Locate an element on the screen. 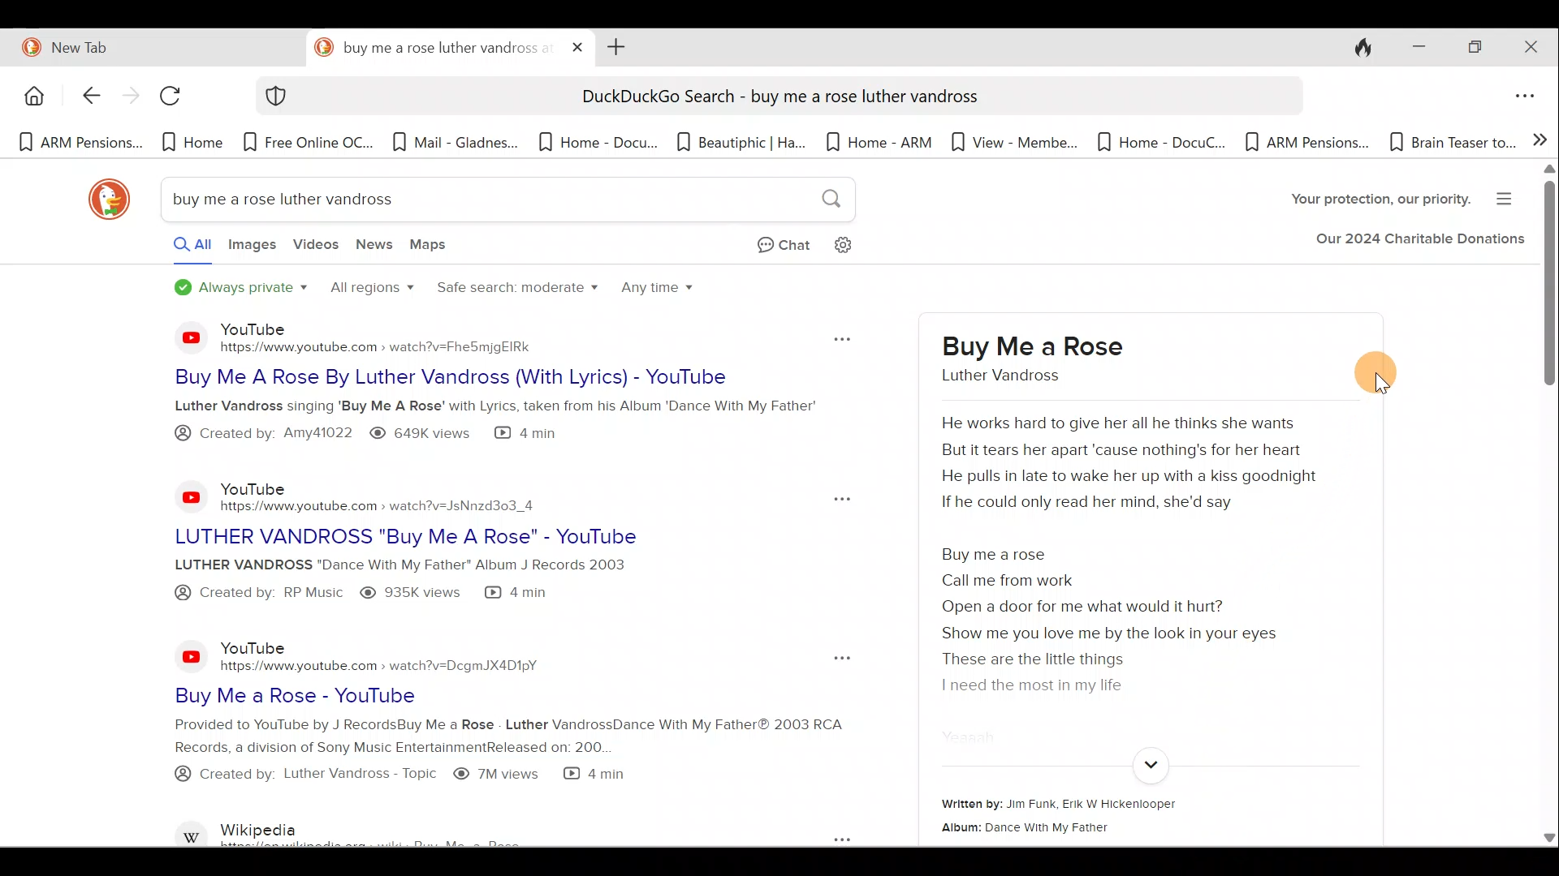 The width and height of the screenshot is (1559, 876). Bookmark 11 is located at coordinates (1450, 142).